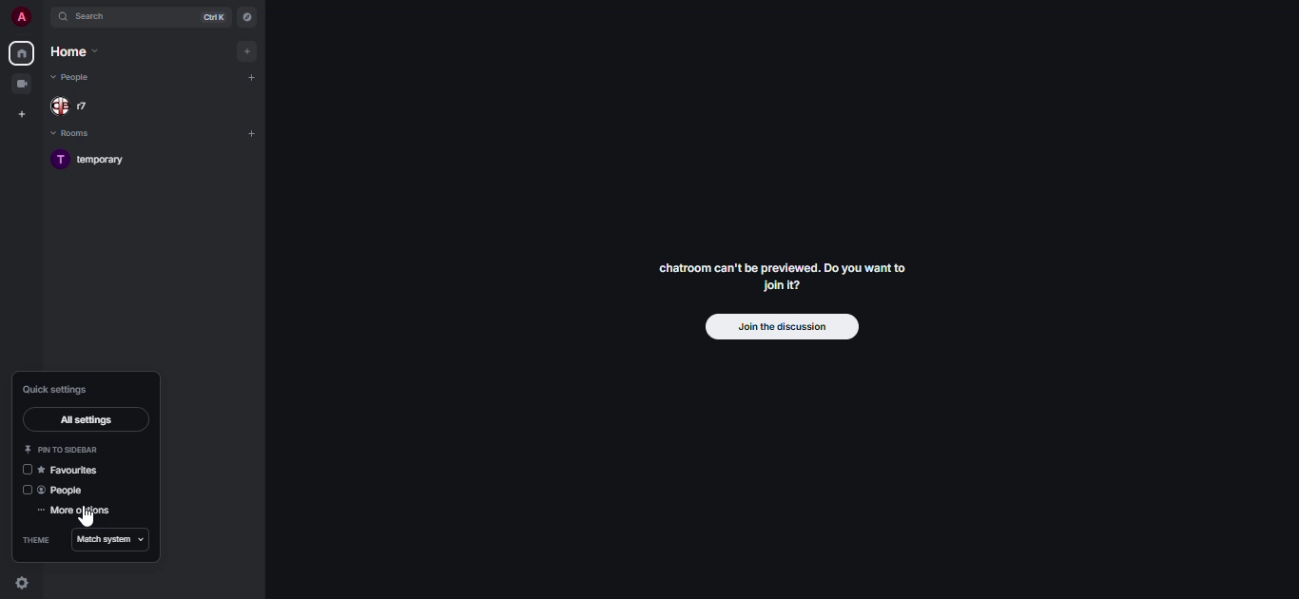  Describe the element at coordinates (85, 134) in the screenshot. I see `rooms` at that location.